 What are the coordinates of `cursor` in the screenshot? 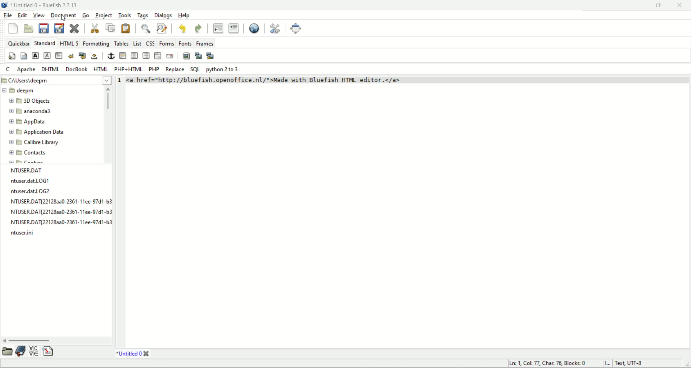 It's located at (64, 18).